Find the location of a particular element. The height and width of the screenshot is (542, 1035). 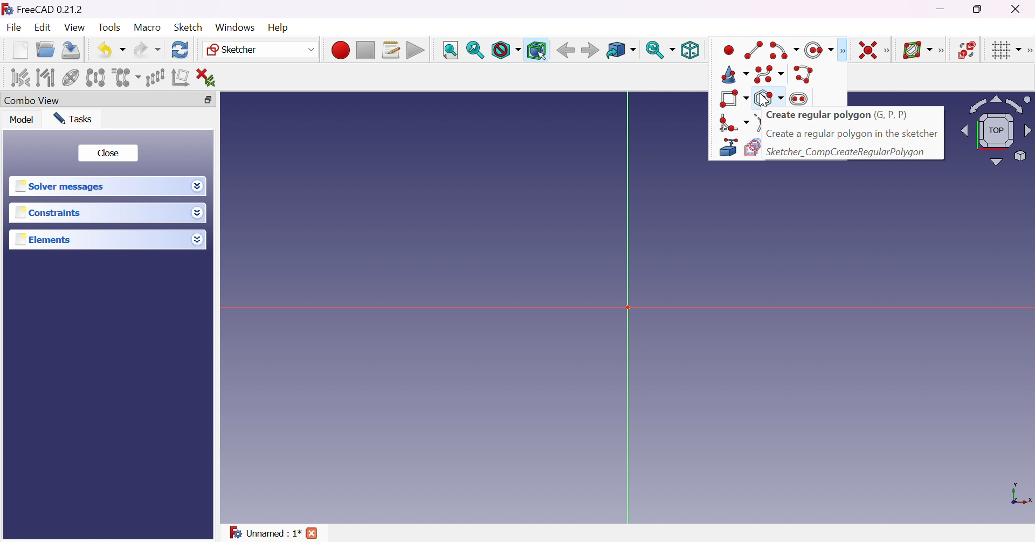

Constrain coincident is located at coordinates (867, 50).